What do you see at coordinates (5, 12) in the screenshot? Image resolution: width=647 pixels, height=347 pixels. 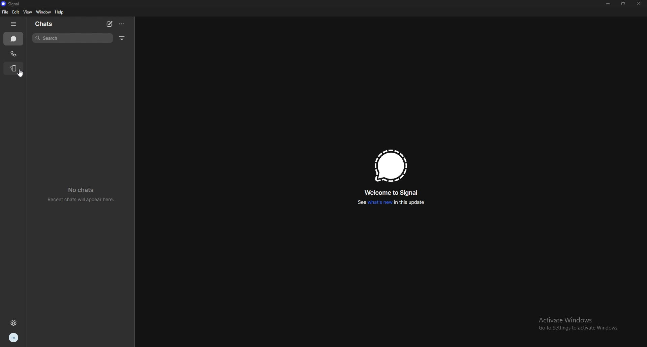 I see `file` at bounding box center [5, 12].